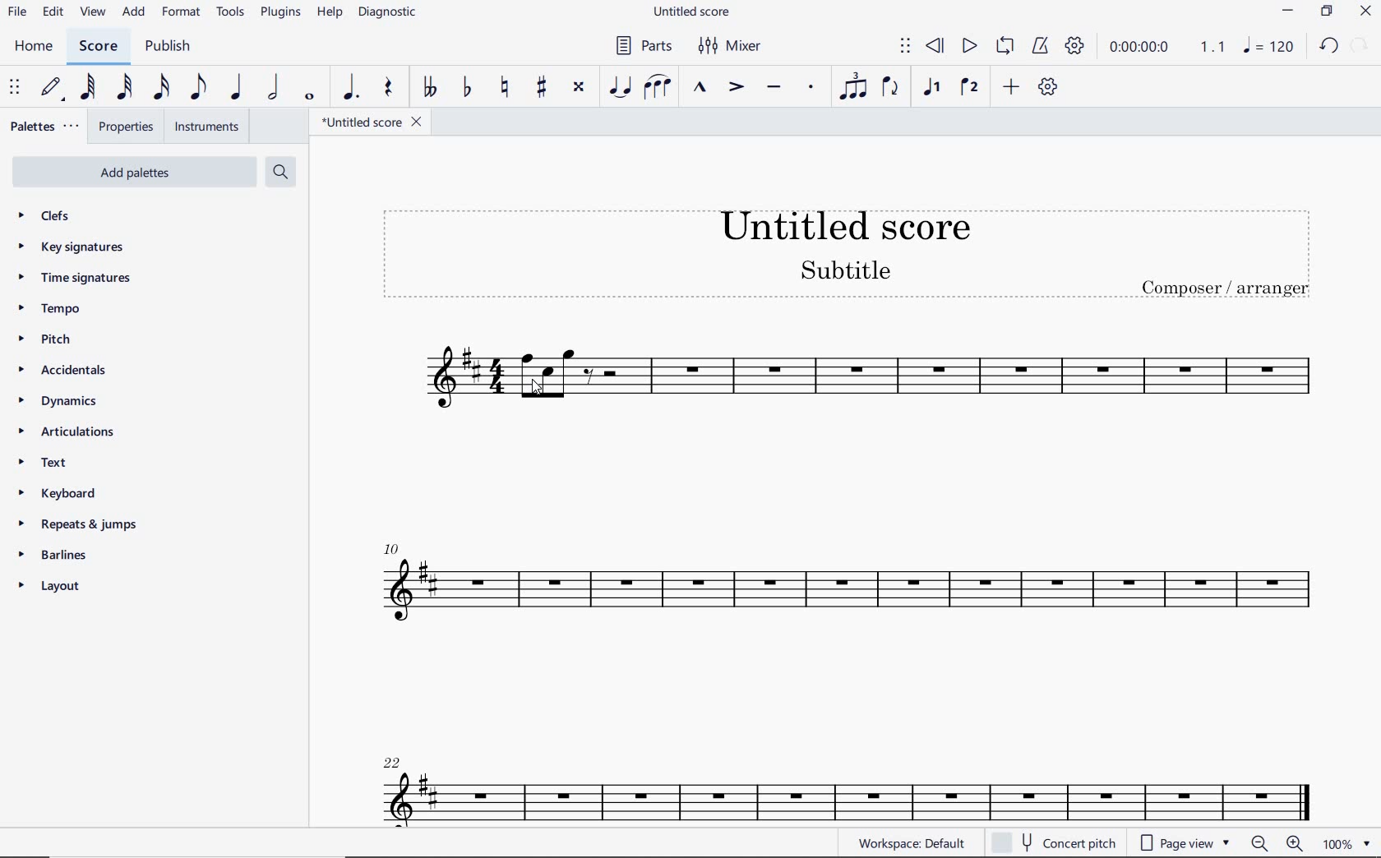  I want to click on CONCERT PITCH, so click(1053, 844).